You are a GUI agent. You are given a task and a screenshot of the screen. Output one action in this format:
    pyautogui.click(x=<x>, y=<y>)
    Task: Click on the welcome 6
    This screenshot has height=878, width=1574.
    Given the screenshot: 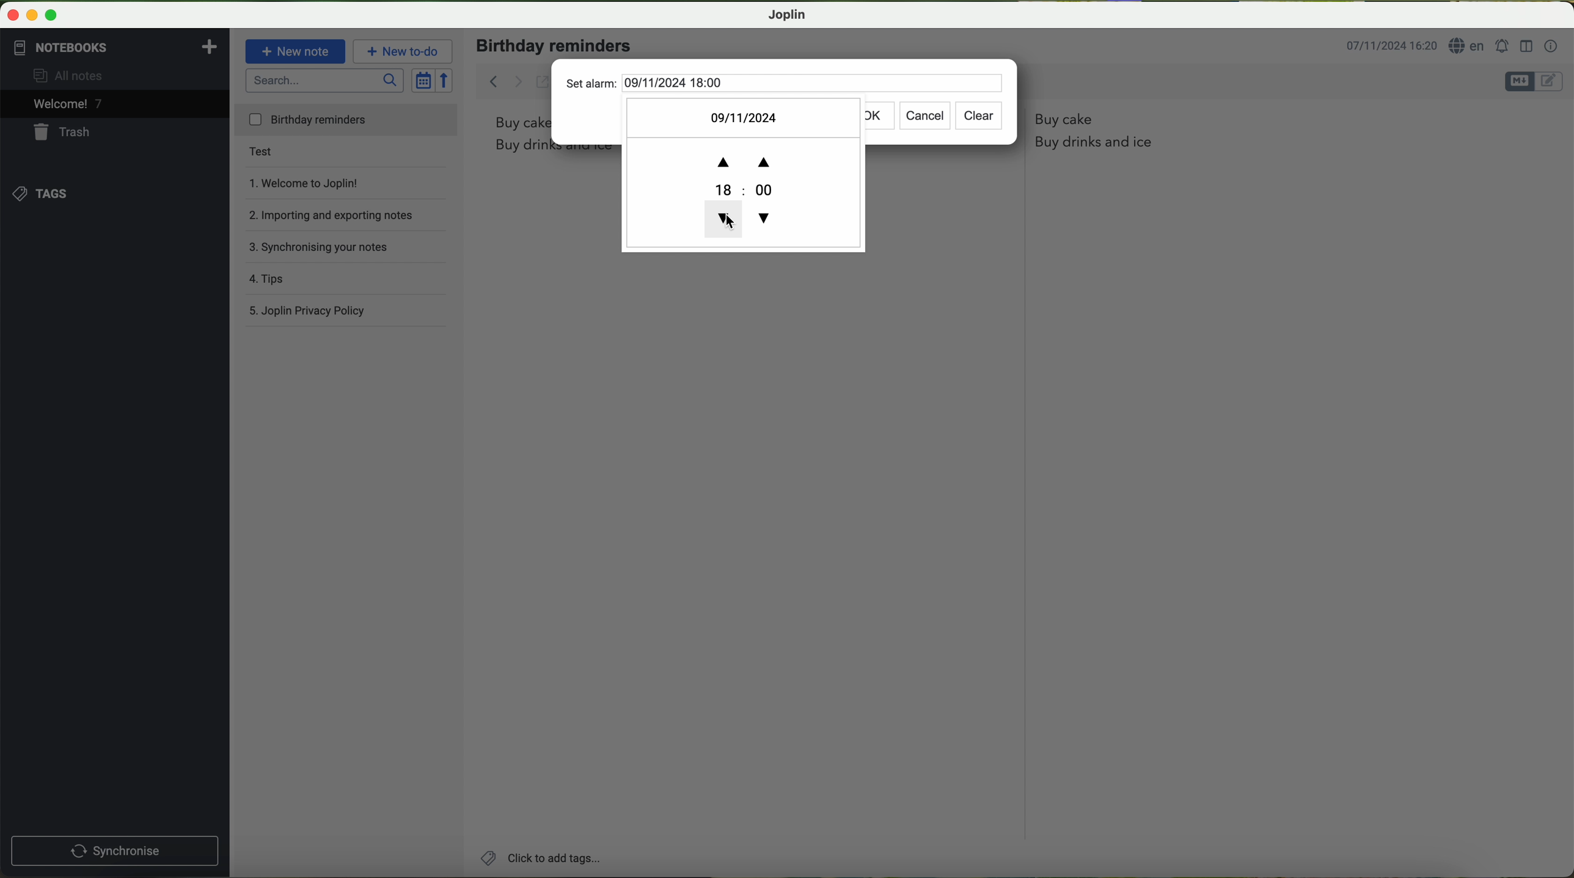 What is the action you would take?
    pyautogui.click(x=69, y=104)
    